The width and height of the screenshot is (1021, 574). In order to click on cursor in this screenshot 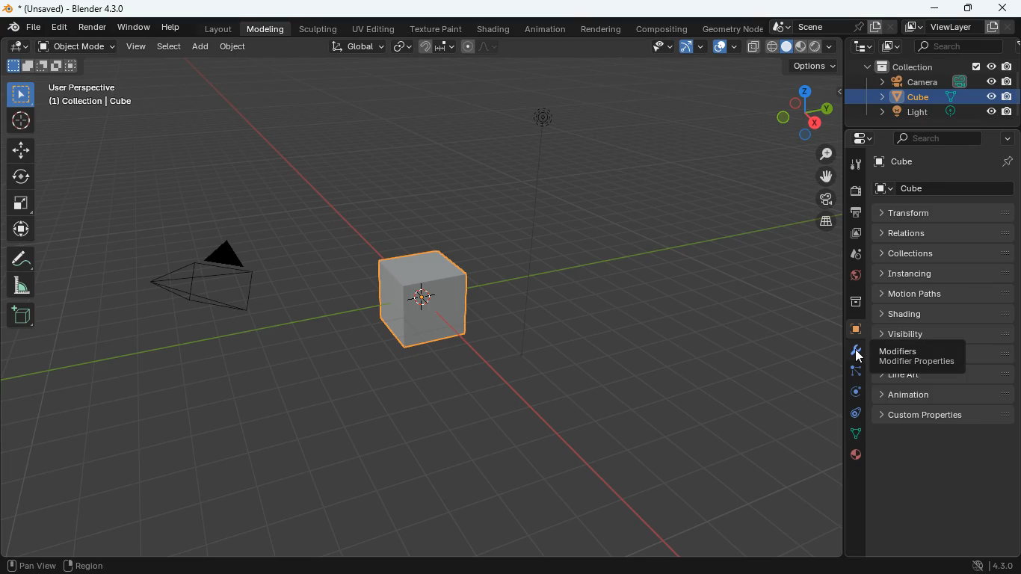, I will do `click(860, 357)`.